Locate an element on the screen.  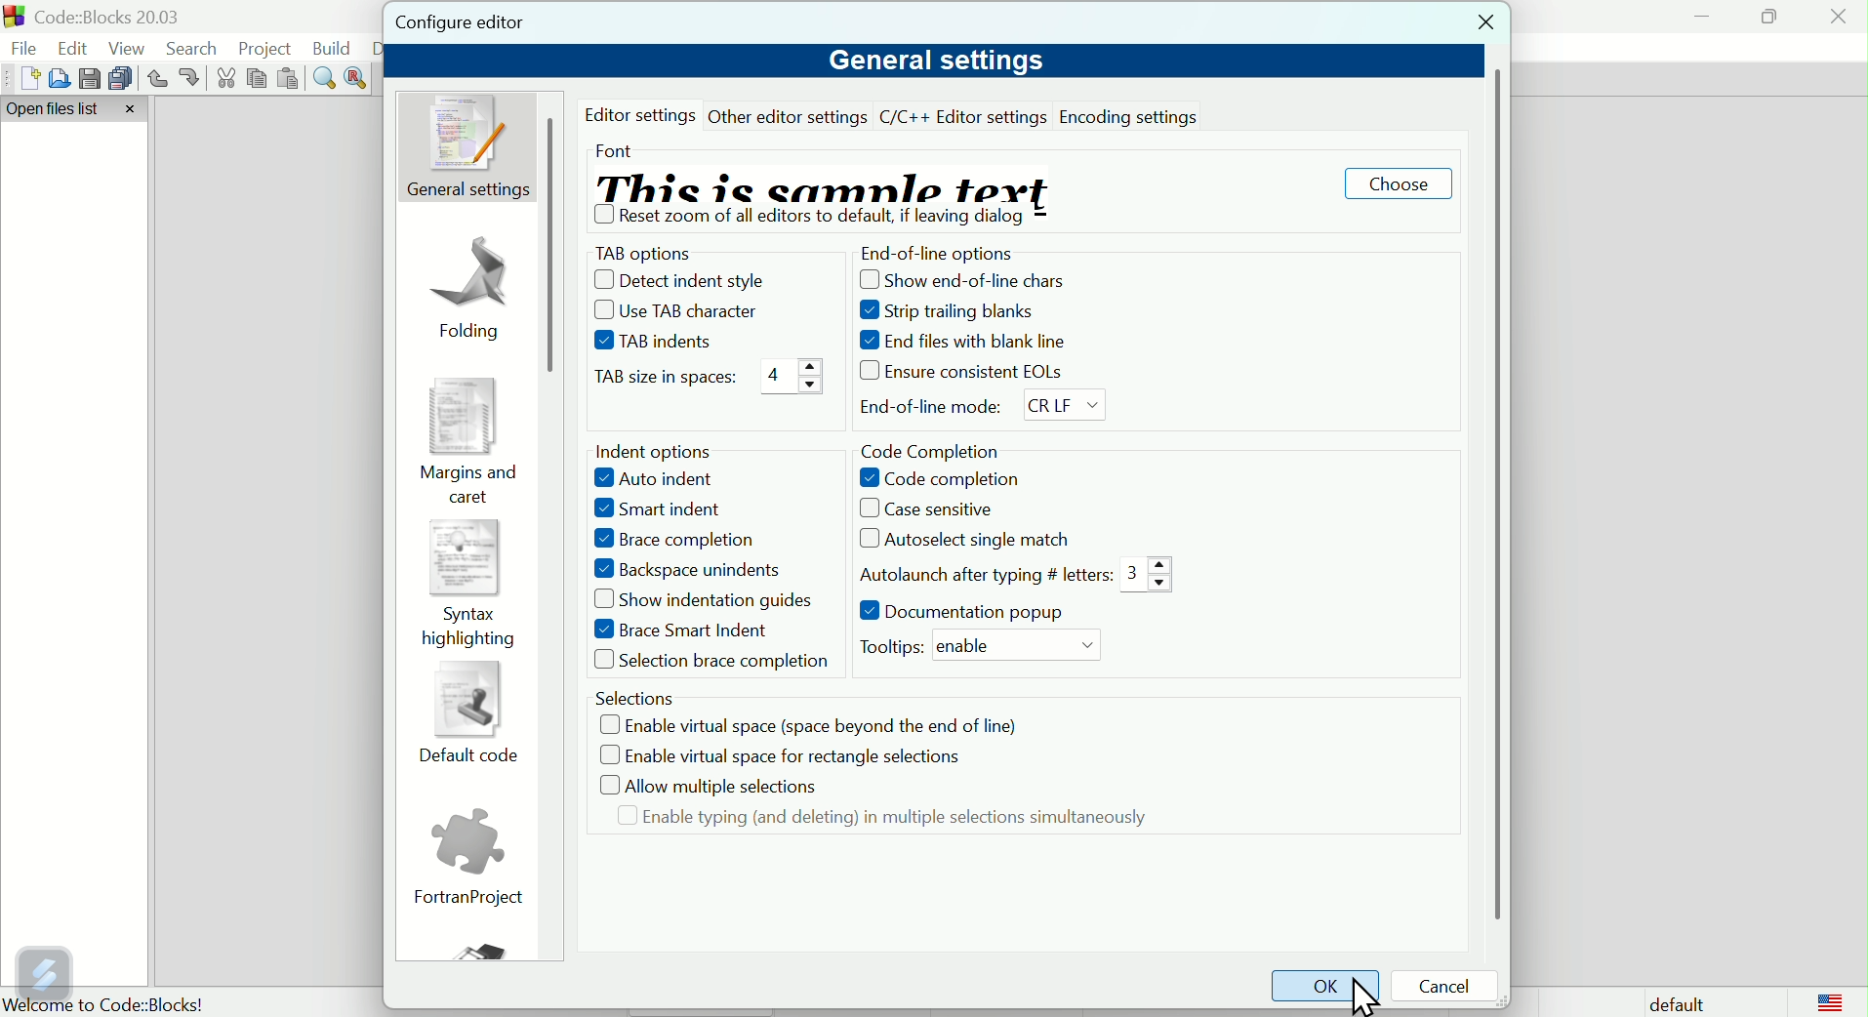
Use TAB character is located at coordinates (676, 310).